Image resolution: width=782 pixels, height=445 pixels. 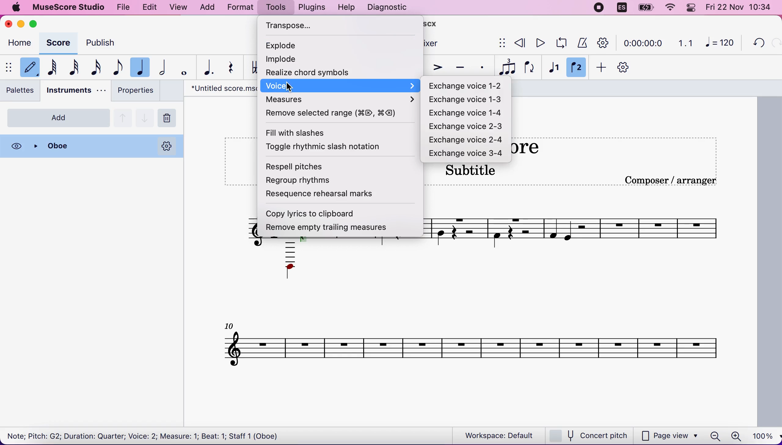 What do you see at coordinates (56, 66) in the screenshot?
I see `64th note` at bounding box center [56, 66].